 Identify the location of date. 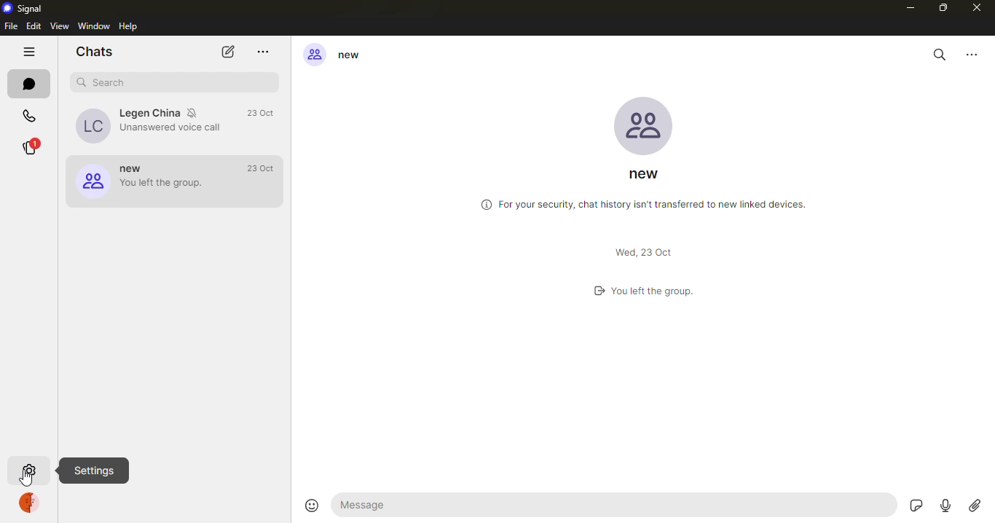
(644, 252).